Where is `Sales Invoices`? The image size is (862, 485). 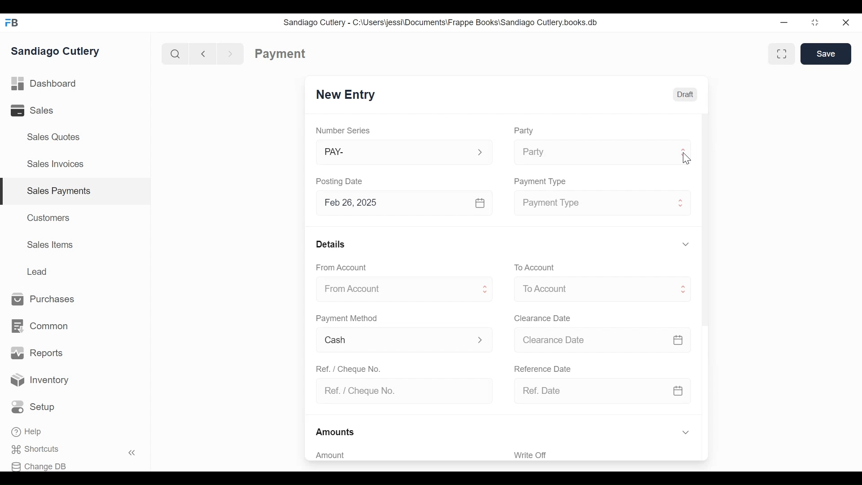
Sales Invoices is located at coordinates (55, 165).